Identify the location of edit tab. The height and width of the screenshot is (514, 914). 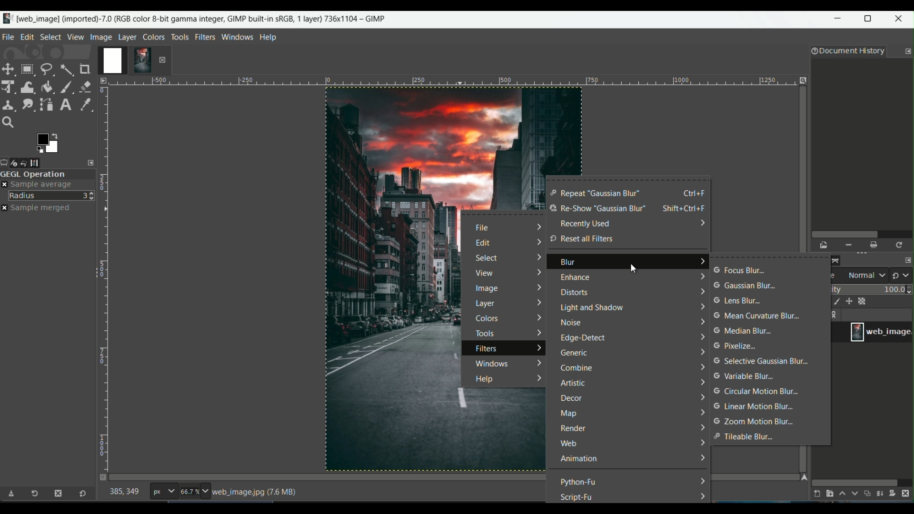
(27, 37).